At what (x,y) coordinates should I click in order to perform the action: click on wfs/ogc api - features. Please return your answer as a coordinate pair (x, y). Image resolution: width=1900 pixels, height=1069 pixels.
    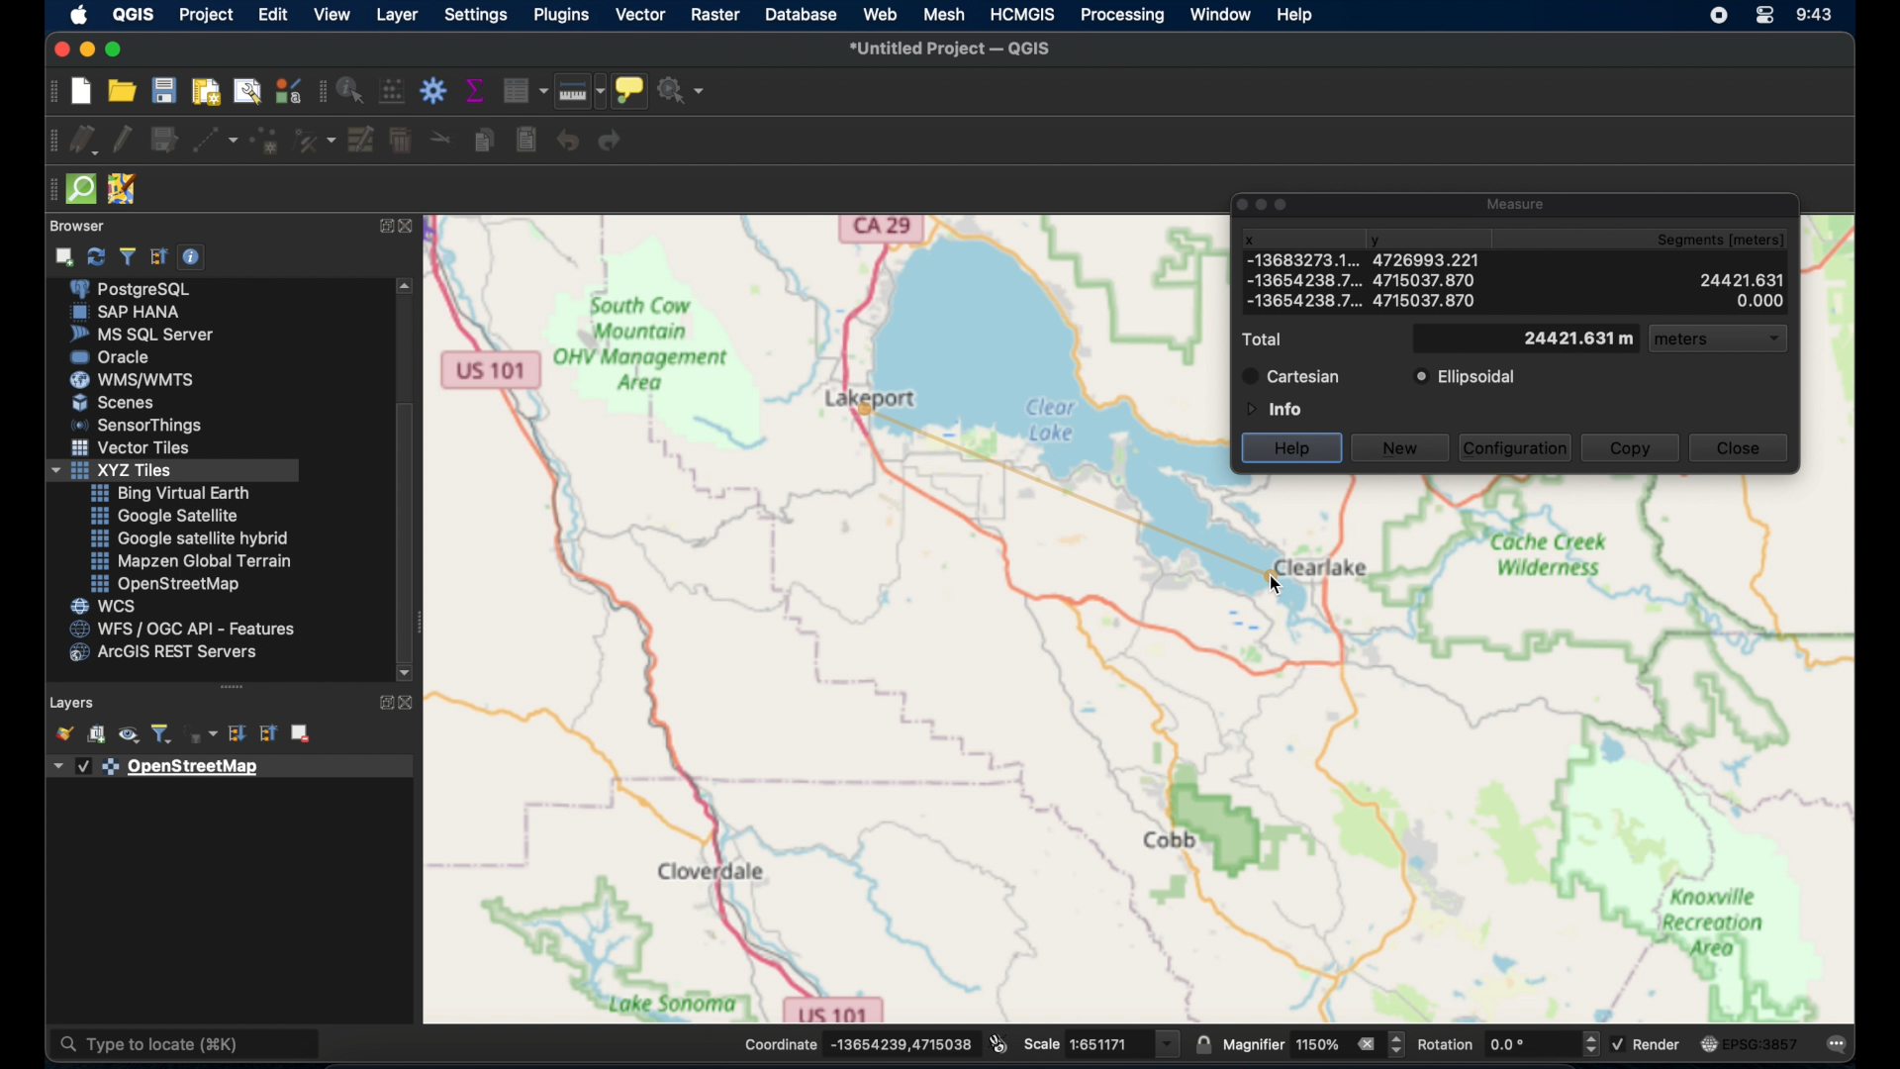
    Looking at the image, I should click on (182, 629).